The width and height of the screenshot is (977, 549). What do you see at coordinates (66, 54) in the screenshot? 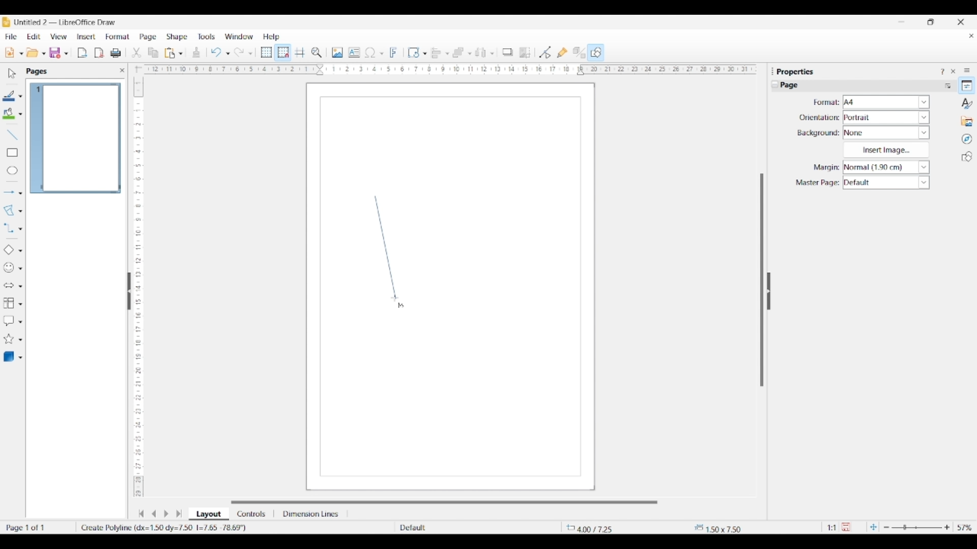
I see `Save options` at bounding box center [66, 54].